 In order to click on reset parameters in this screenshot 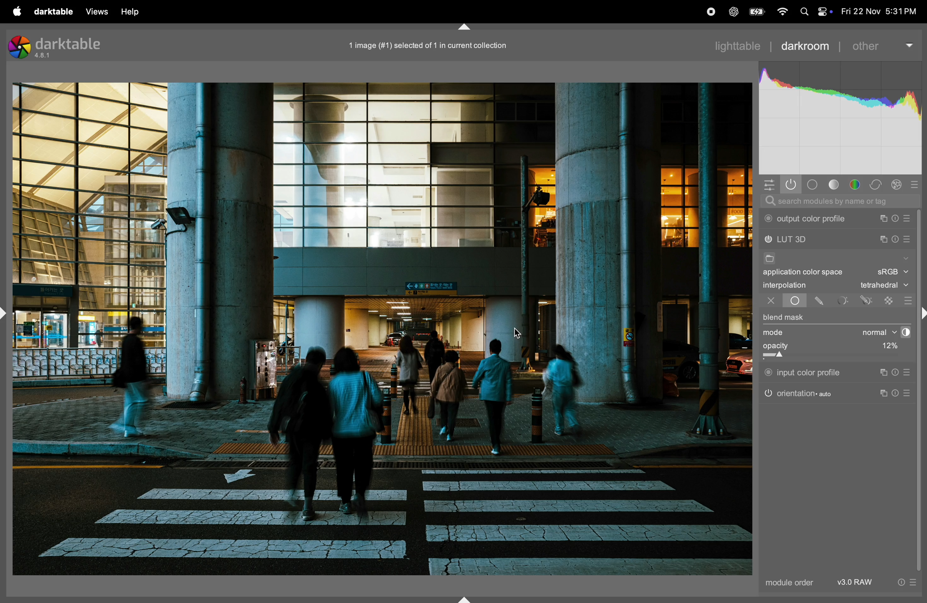, I will do `click(898, 372)`.